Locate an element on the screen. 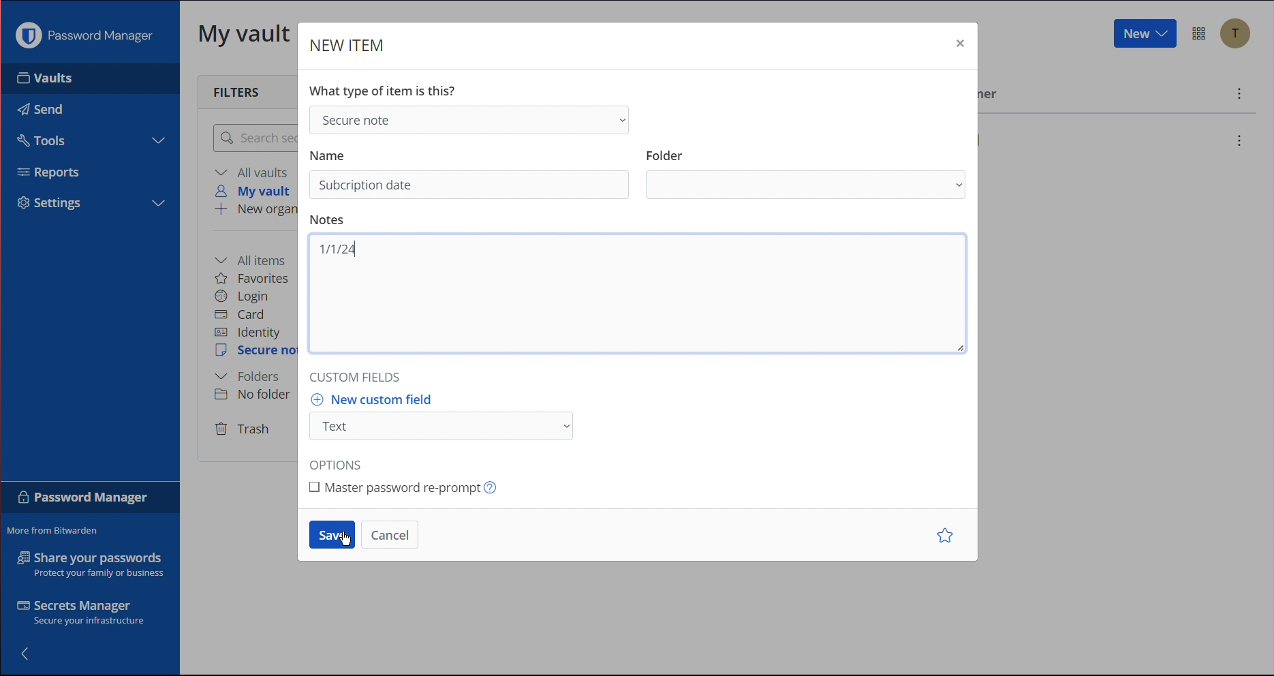  Save is located at coordinates (332, 535).